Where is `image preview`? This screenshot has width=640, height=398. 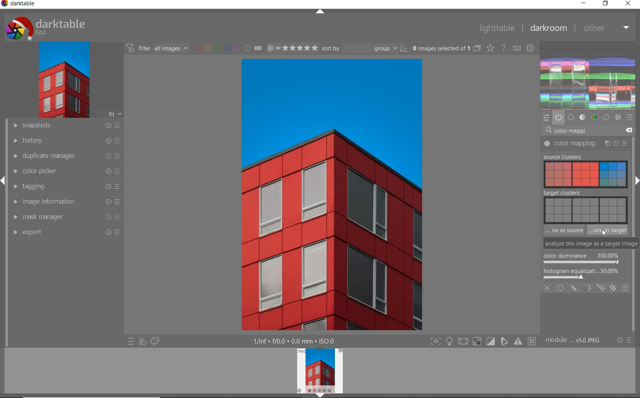
image preview is located at coordinates (319, 373).